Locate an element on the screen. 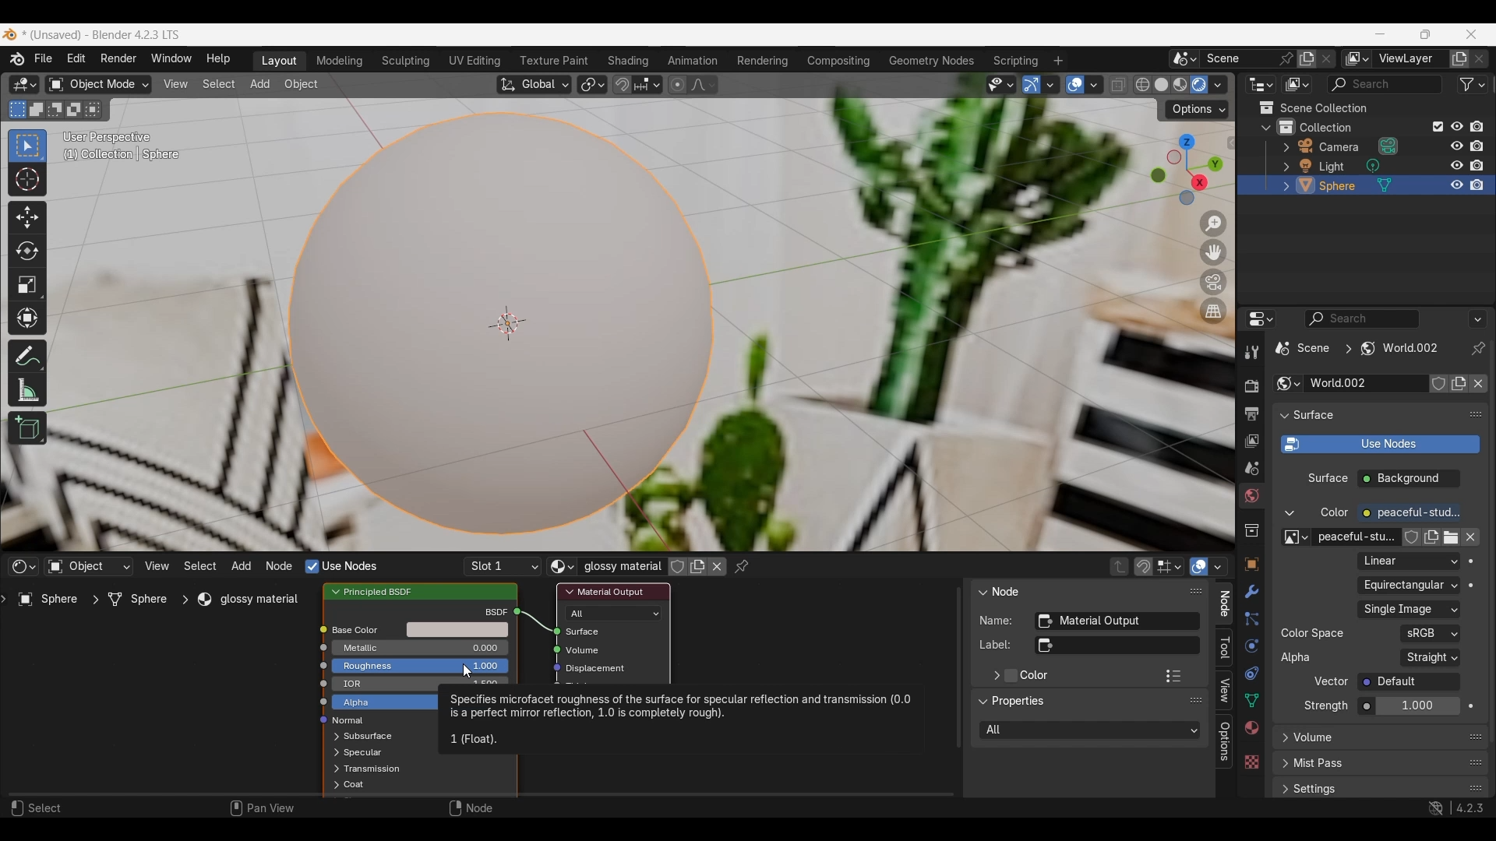  Proportional editing objects is located at coordinates (679, 85).